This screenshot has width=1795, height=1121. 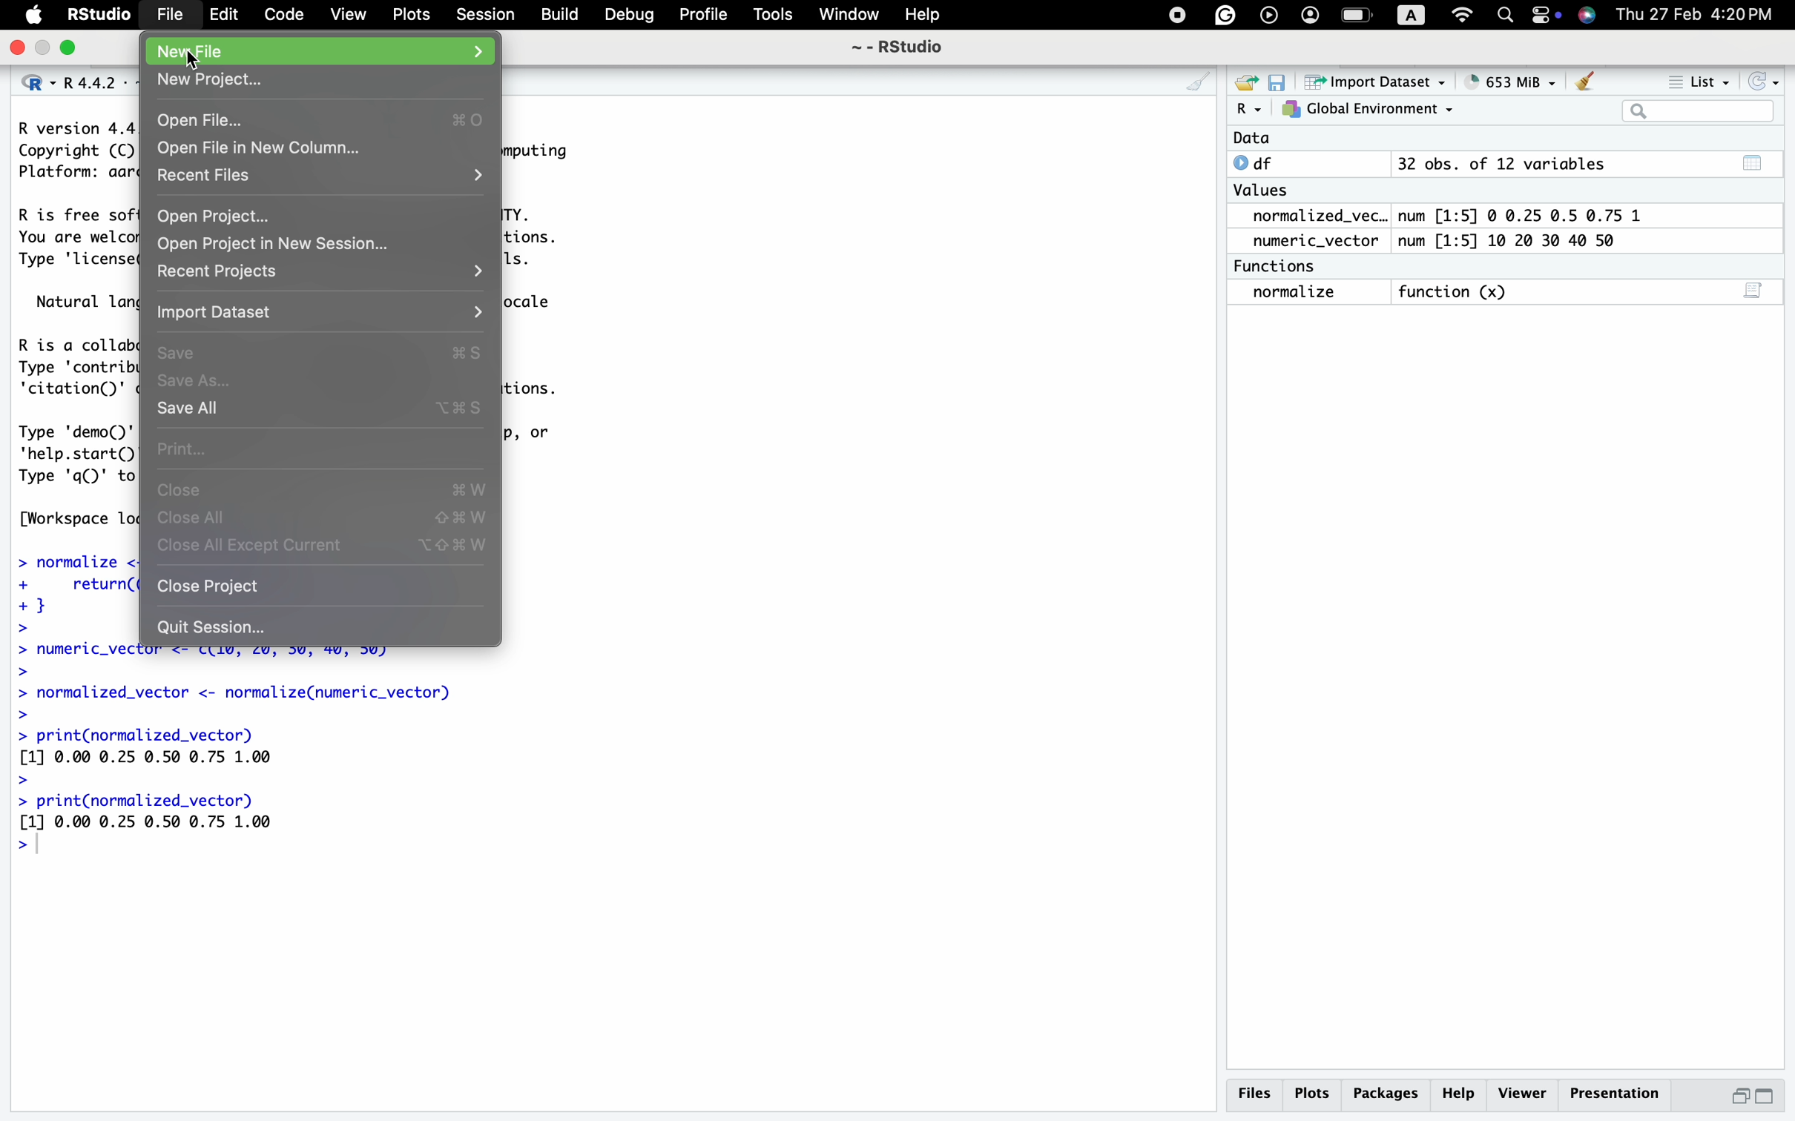 What do you see at coordinates (70, 79) in the screenshot?
I see `R.4.4.2` at bounding box center [70, 79].